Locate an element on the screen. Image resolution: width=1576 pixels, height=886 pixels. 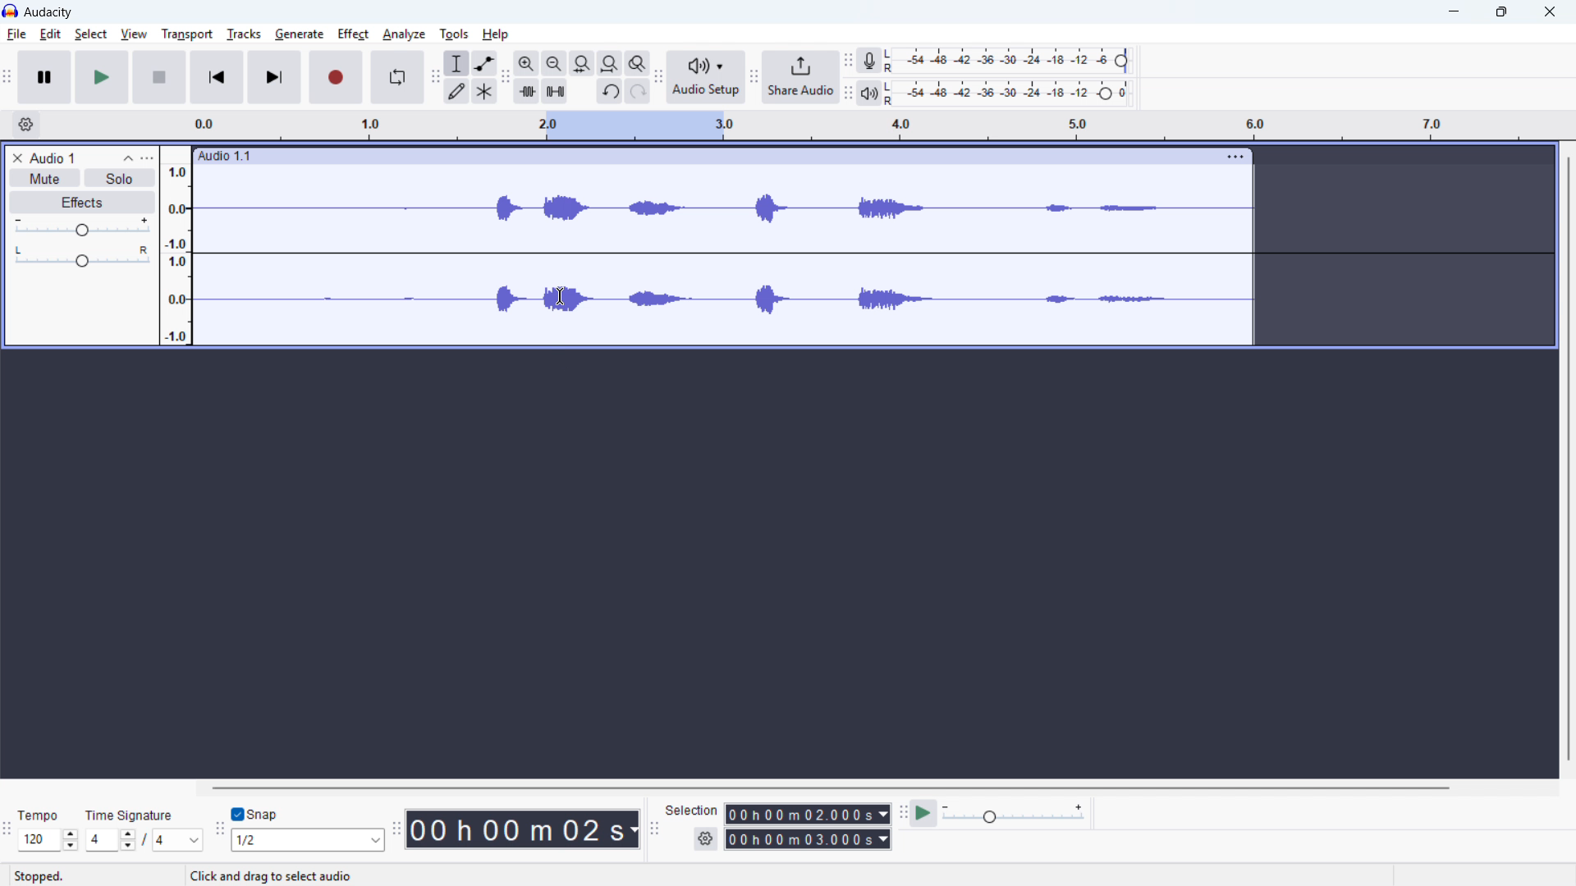
Perfect is located at coordinates (352, 33).